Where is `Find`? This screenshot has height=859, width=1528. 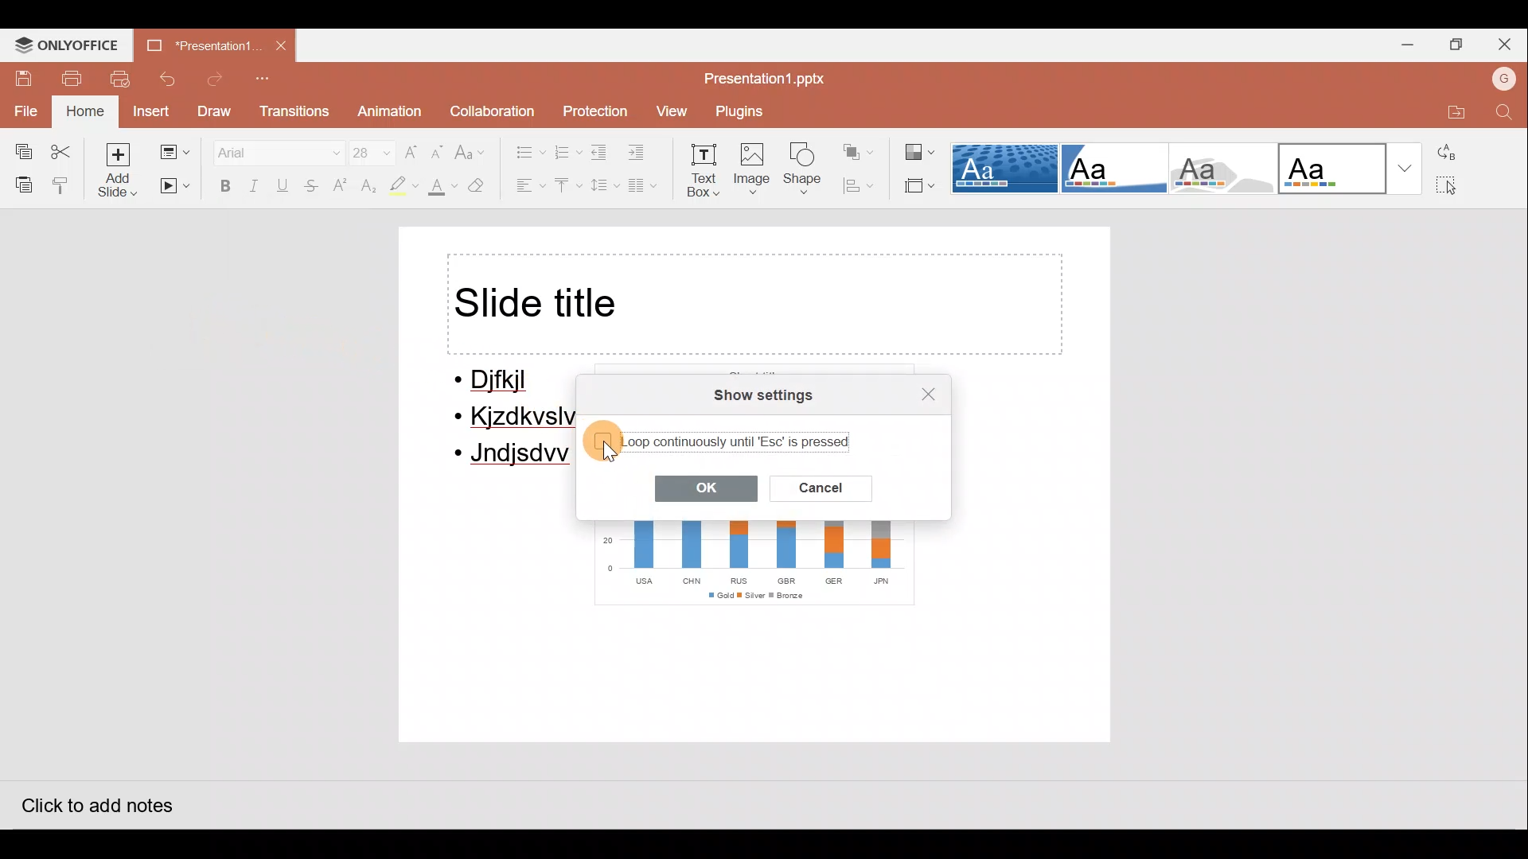
Find is located at coordinates (1503, 114).